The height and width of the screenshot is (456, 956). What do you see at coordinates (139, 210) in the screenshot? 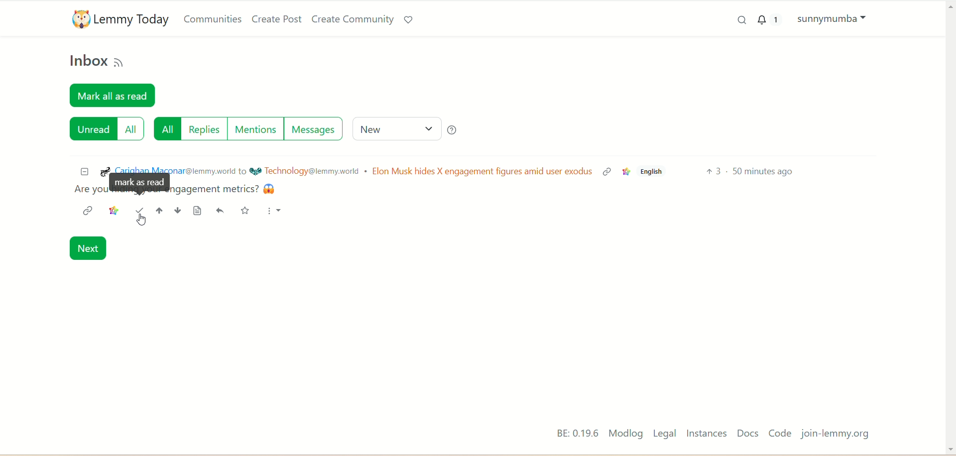
I see `mark read` at bounding box center [139, 210].